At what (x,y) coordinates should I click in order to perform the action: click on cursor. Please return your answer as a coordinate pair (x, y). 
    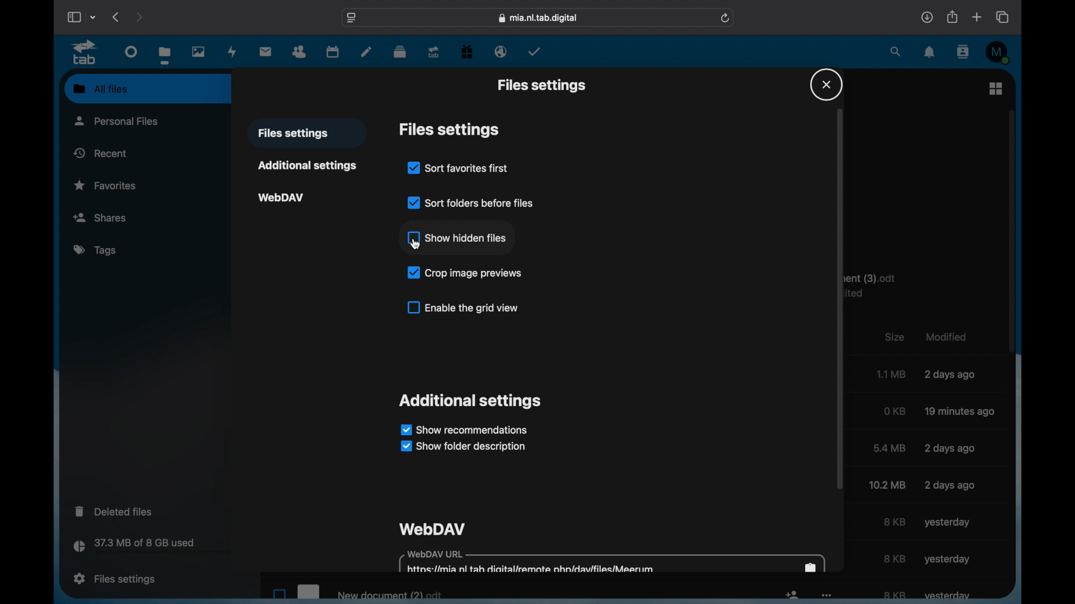
    Looking at the image, I should click on (415, 245).